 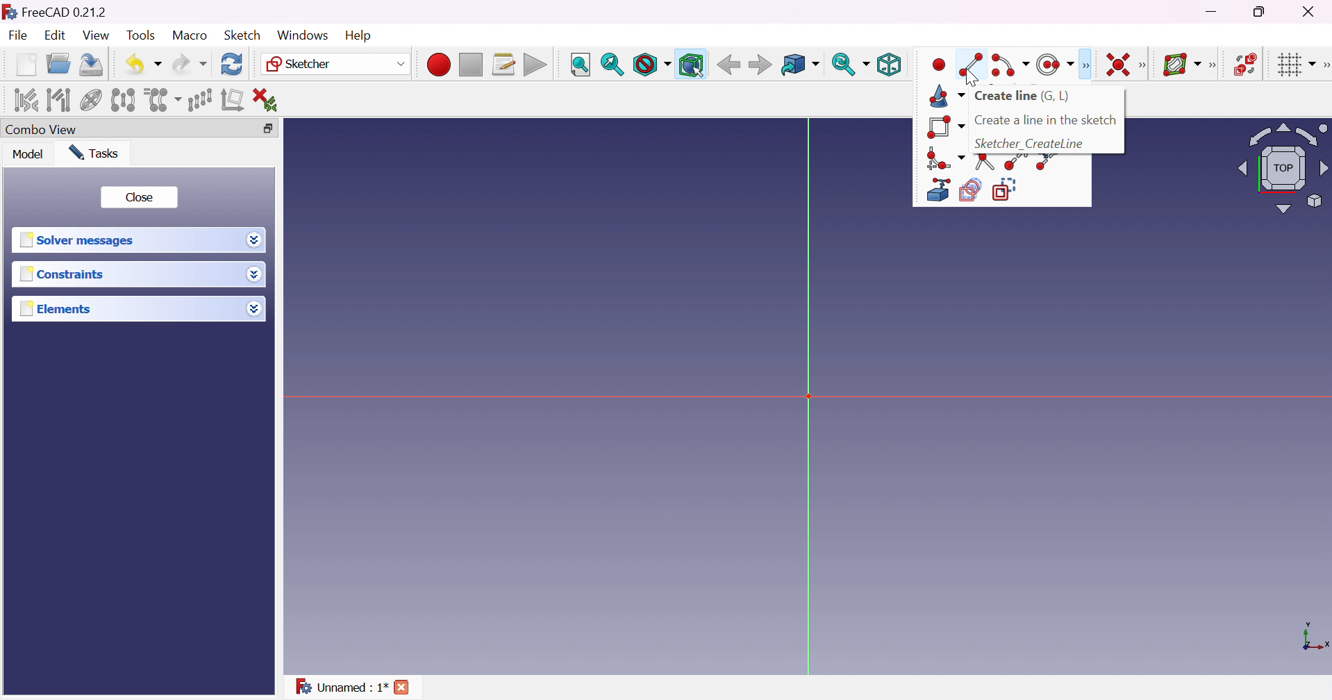 I want to click on Edit, so click(x=53, y=36).